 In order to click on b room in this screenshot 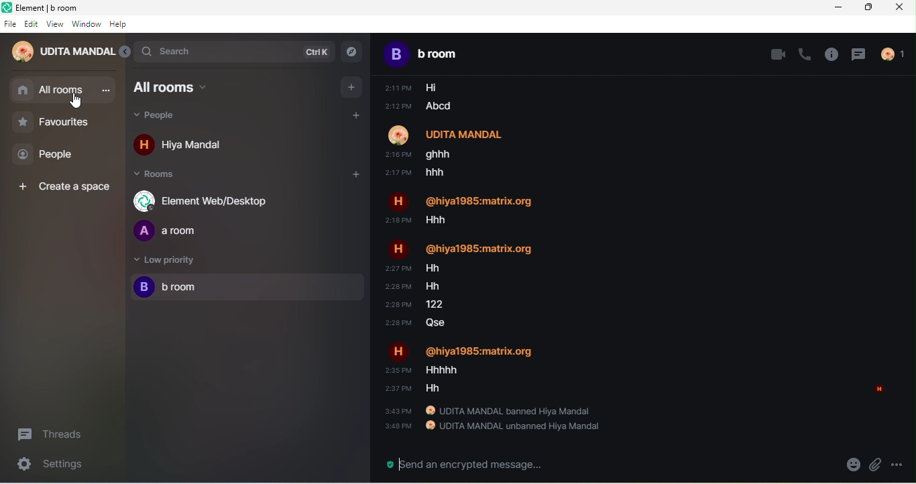, I will do `click(440, 53)`.